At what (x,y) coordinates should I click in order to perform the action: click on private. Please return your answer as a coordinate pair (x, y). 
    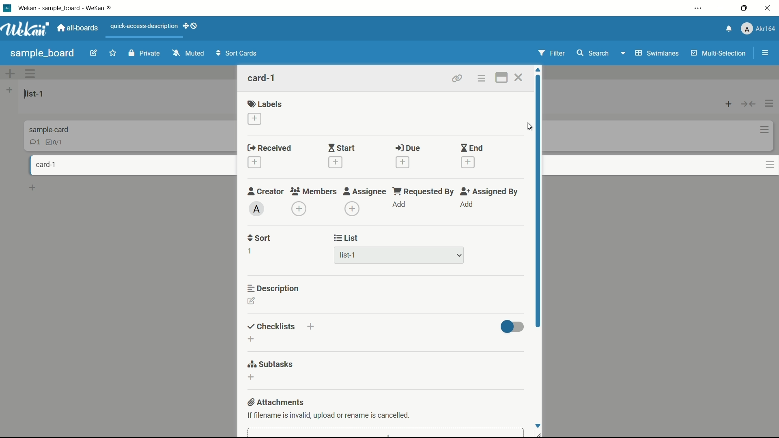
    Looking at the image, I should click on (142, 53).